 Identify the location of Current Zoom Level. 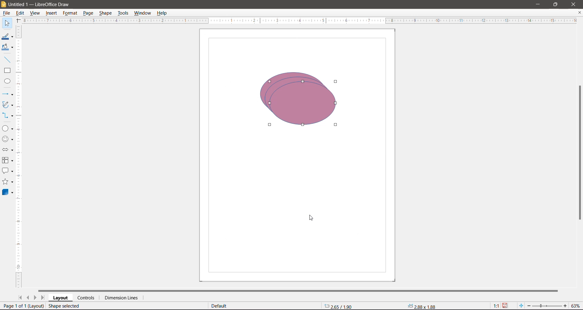
(575, 306).